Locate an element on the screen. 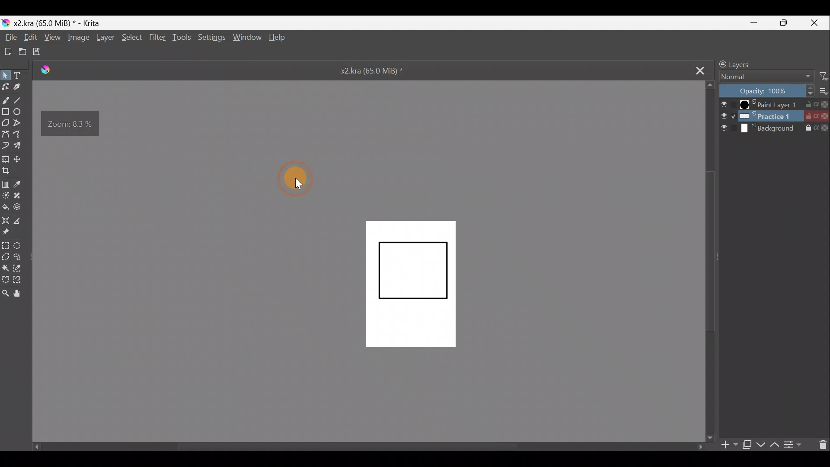 This screenshot has height=467, width=830. Measure the distance between two points is located at coordinates (21, 221).